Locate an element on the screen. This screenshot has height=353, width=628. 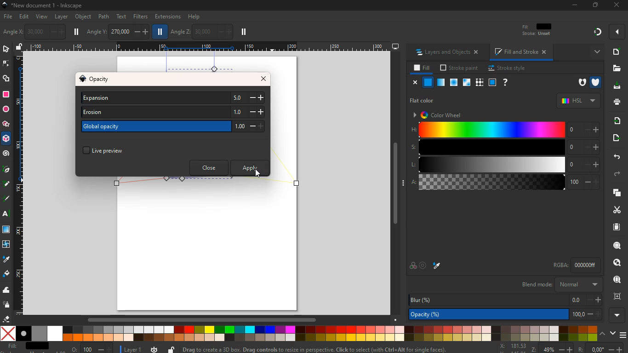
Scale is located at coordinates (206, 46).